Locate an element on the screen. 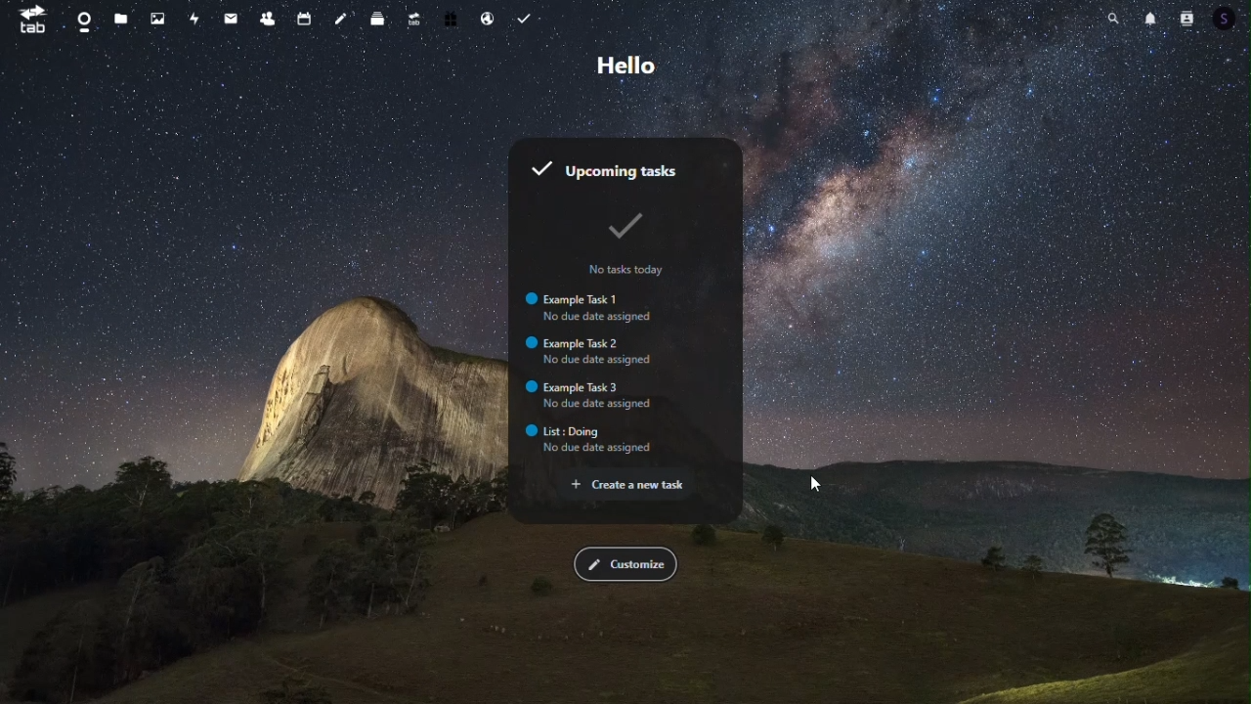 This screenshot has height=704, width=1251. No tasks today is located at coordinates (627, 244).